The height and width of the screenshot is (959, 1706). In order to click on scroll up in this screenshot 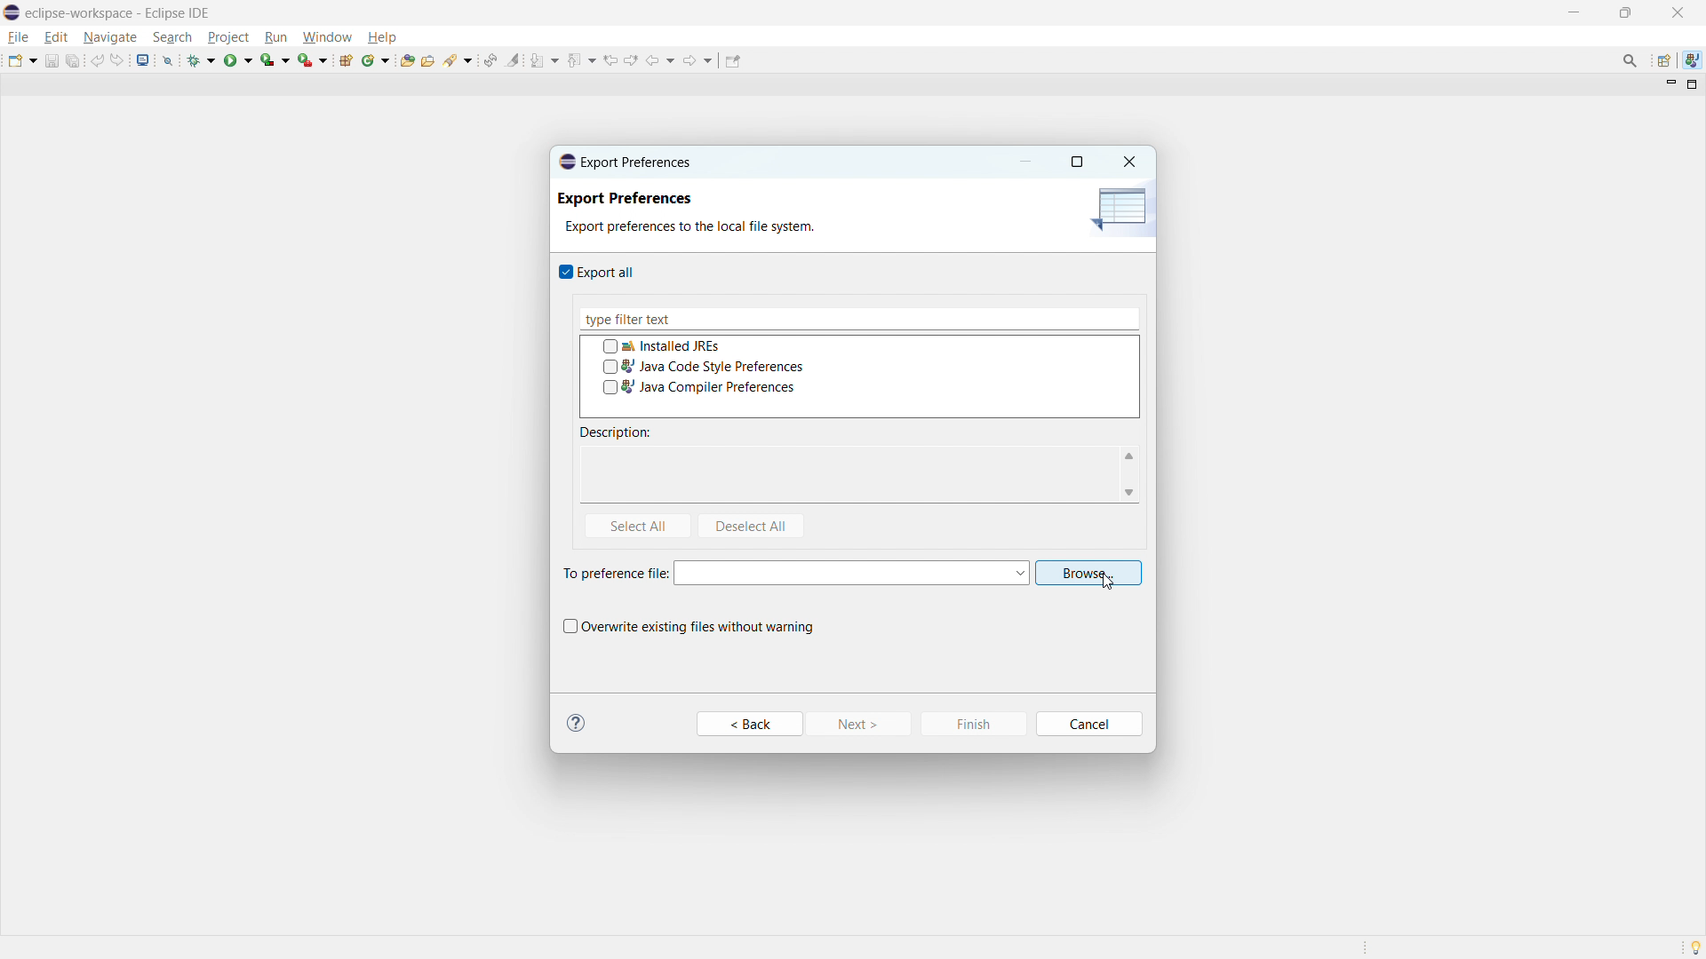, I will do `click(1128, 455)`.